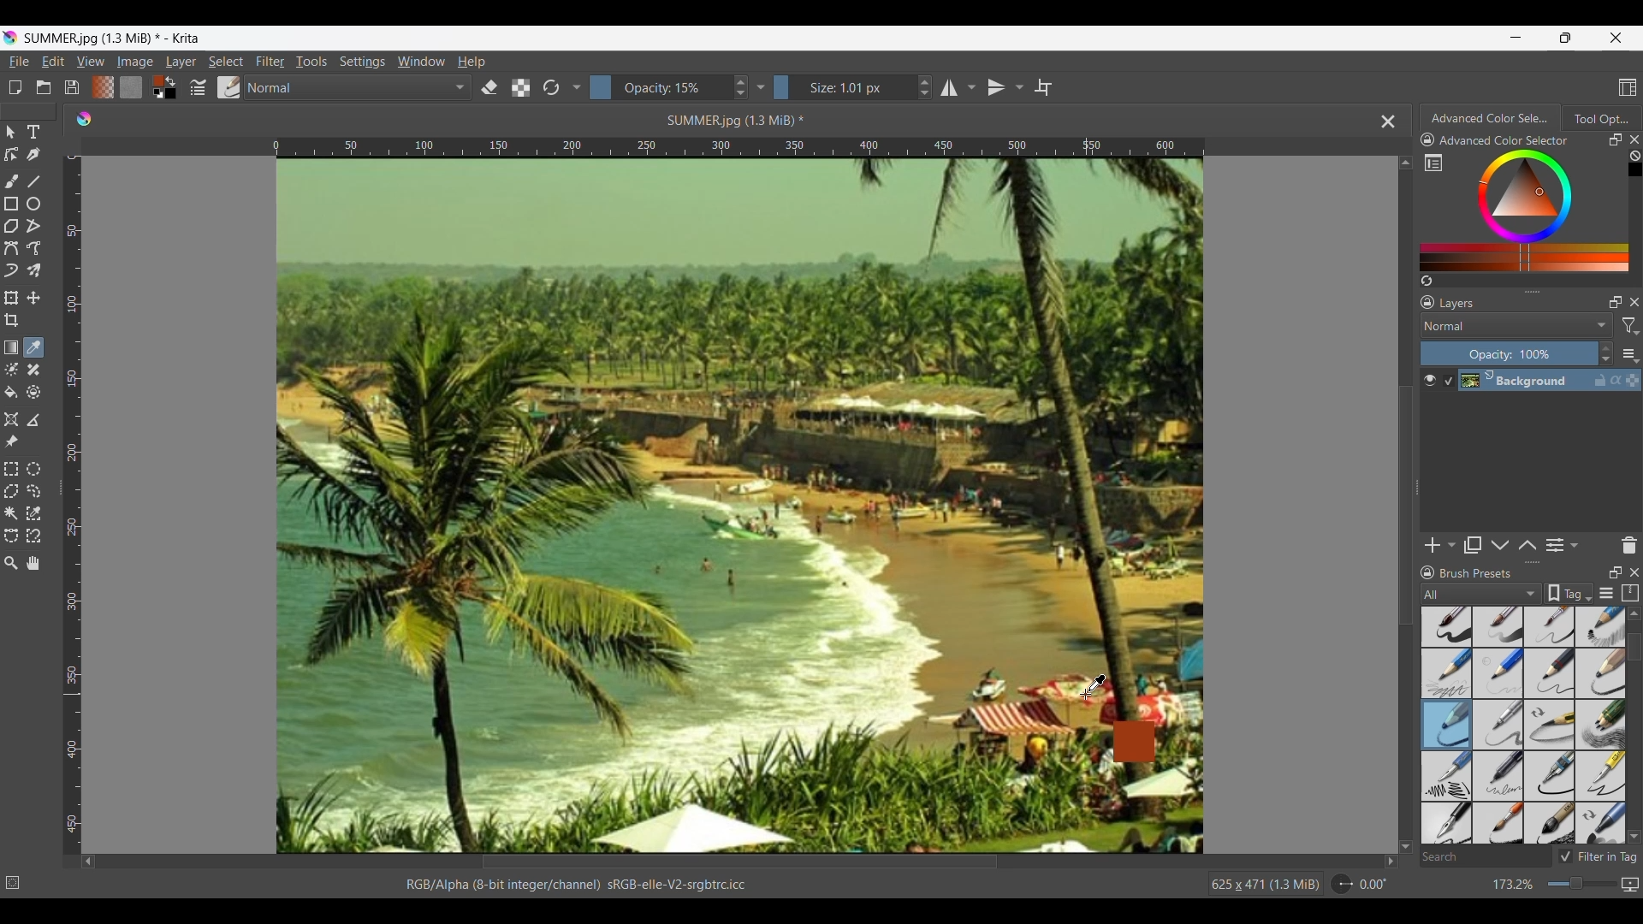  What do you see at coordinates (1634, 837) in the screenshot?
I see `Quick slide to bottom` at bounding box center [1634, 837].